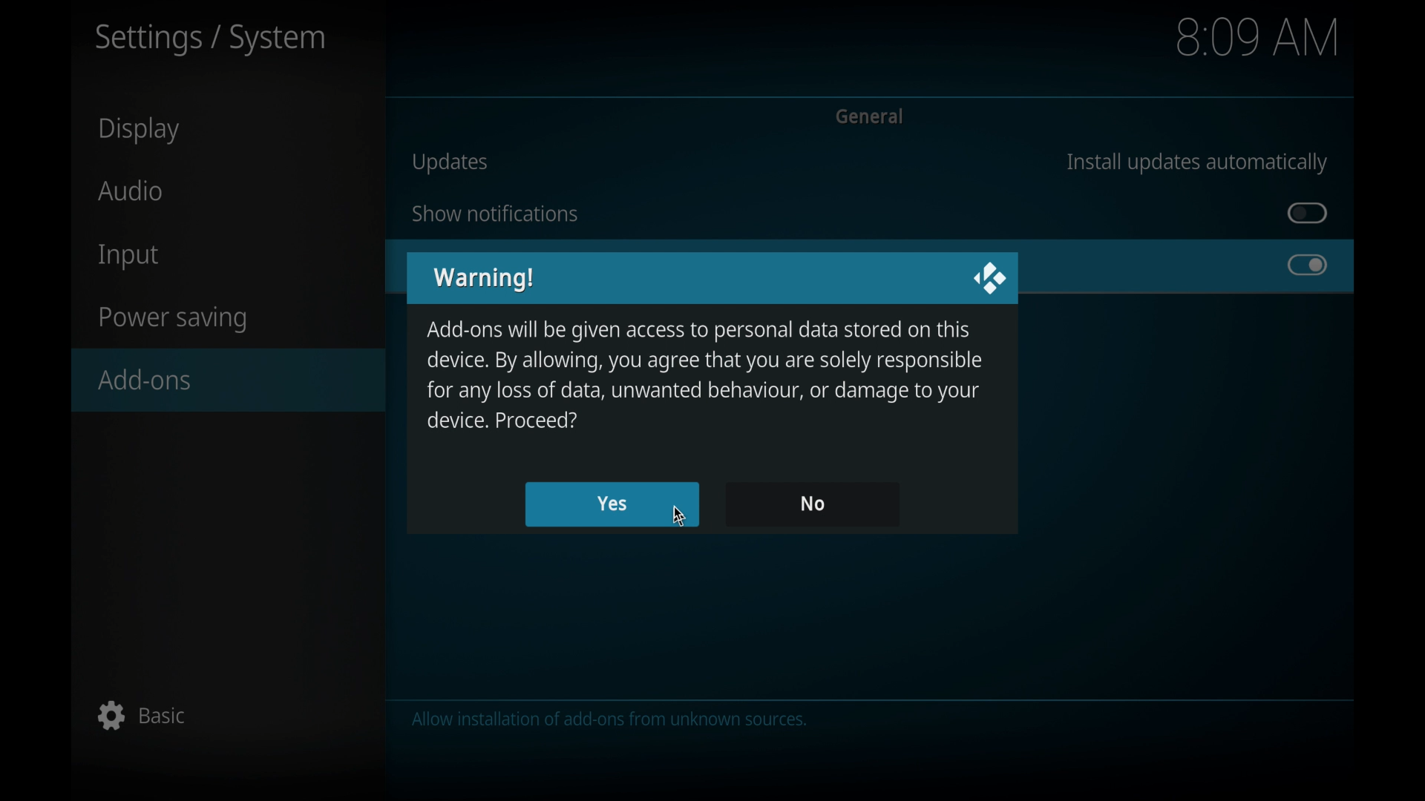 The image size is (1425, 801). I want to click on settings/system, so click(210, 40).